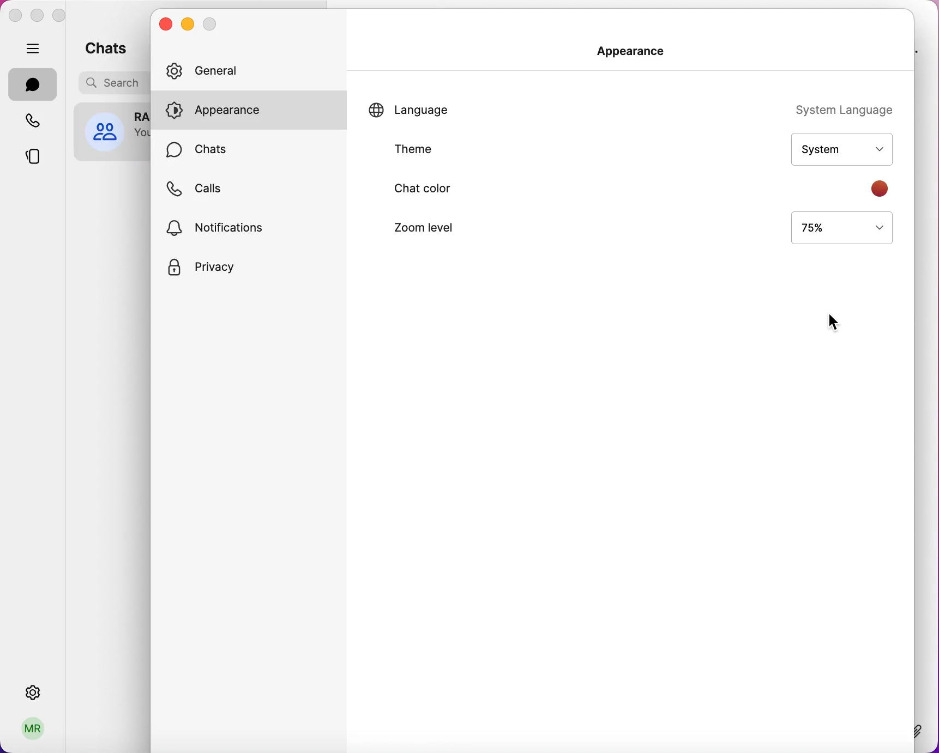 The height and width of the screenshot is (753, 939). I want to click on profile picture, so click(33, 730).